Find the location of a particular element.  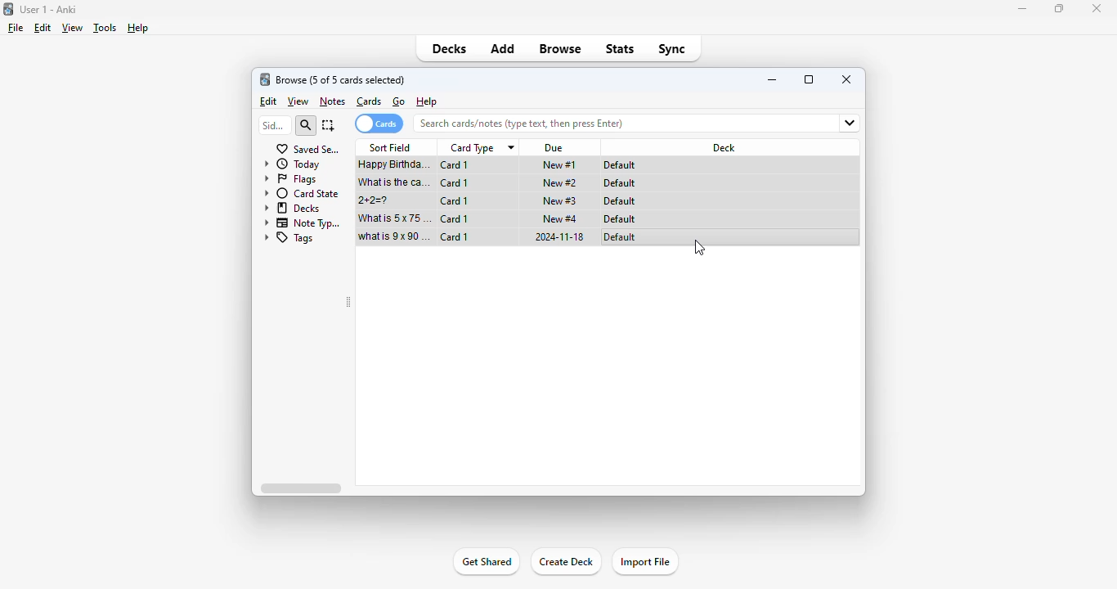

close is located at coordinates (847, 79).